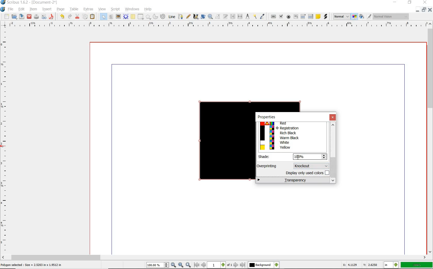 Image resolution: width=433 pixels, height=269 pixels. I want to click on text frame, so click(112, 16).